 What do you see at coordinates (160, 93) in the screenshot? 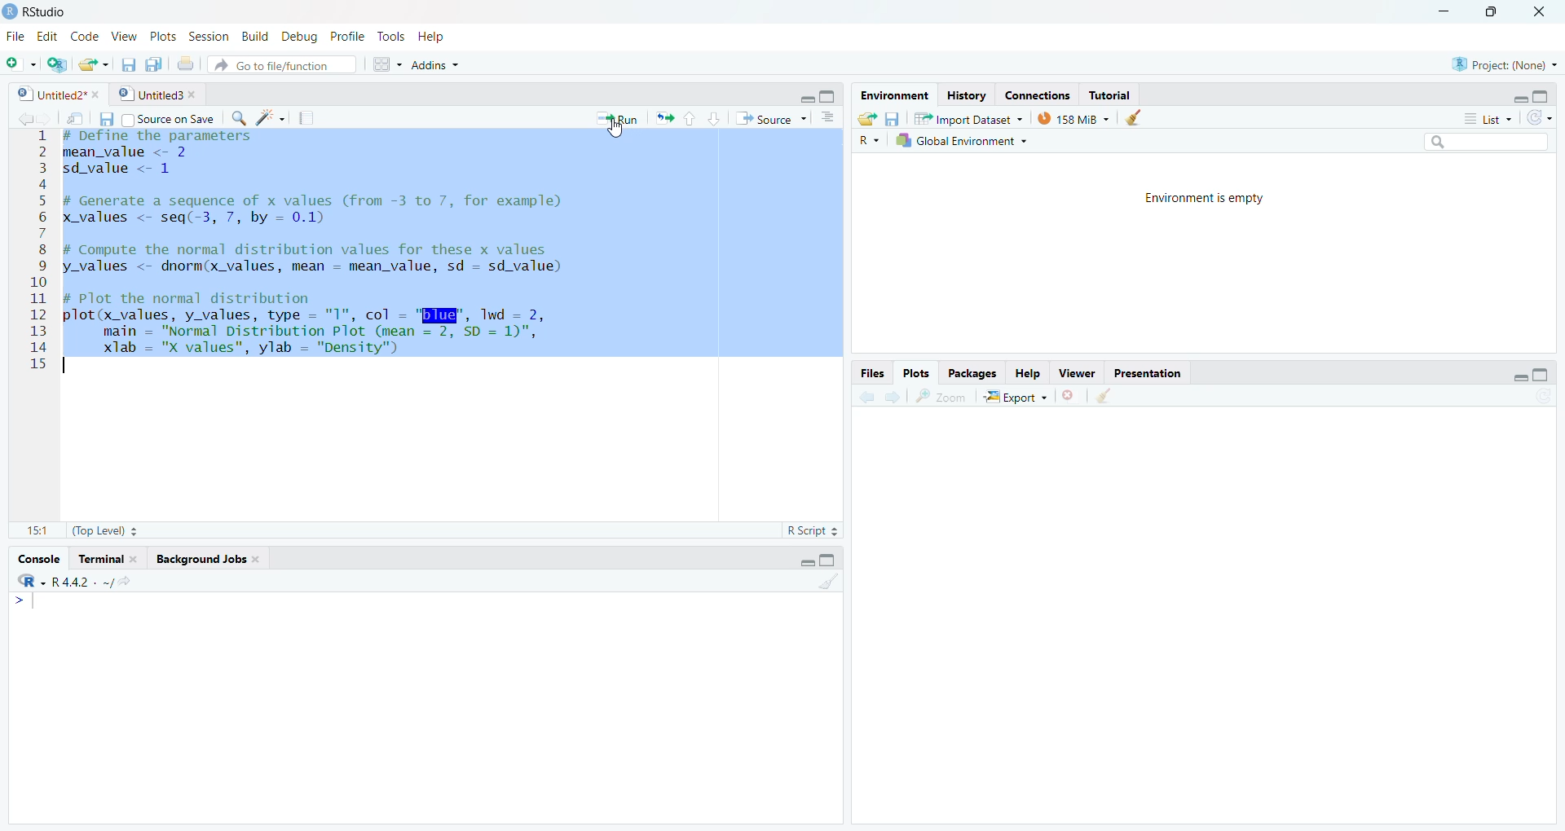
I see `Untitled` at bounding box center [160, 93].